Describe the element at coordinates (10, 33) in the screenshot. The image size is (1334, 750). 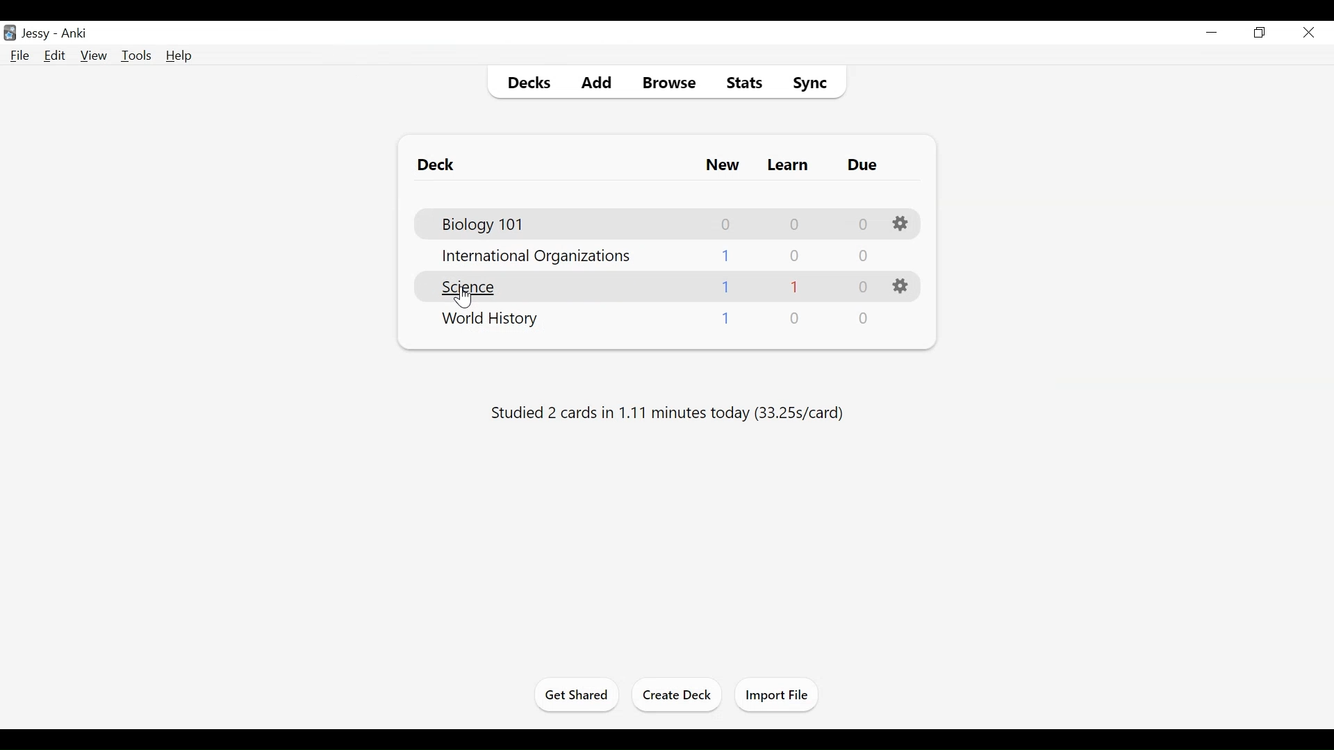
I see `Anki Desktop Icon` at that location.